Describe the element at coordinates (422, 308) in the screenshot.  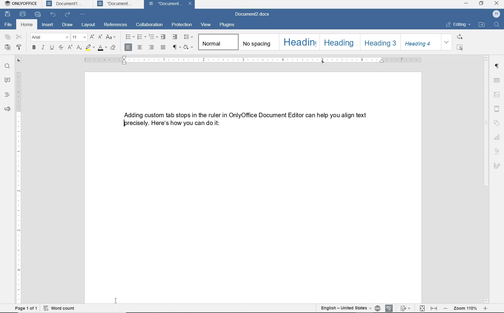
I see `fit to page` at that location.